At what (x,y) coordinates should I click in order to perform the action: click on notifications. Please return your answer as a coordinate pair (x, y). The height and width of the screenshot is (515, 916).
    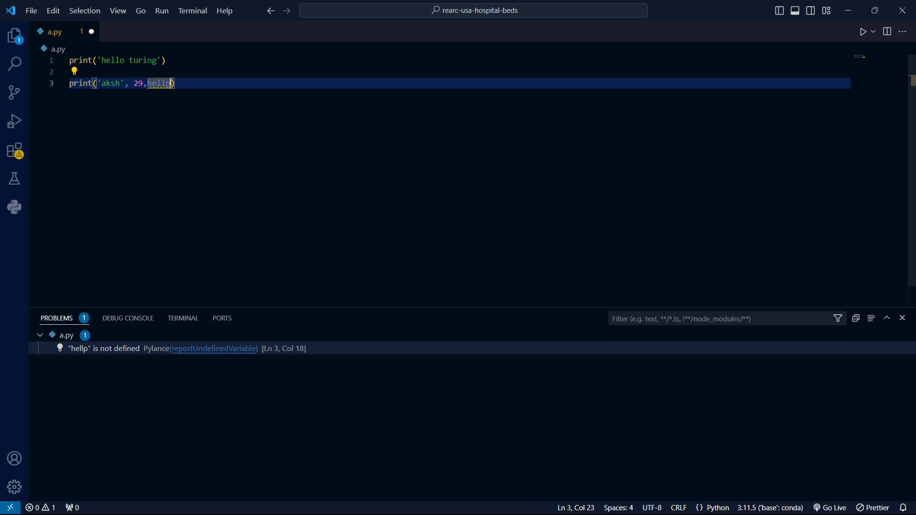
    Looking at the image, I should click on (906, 506).